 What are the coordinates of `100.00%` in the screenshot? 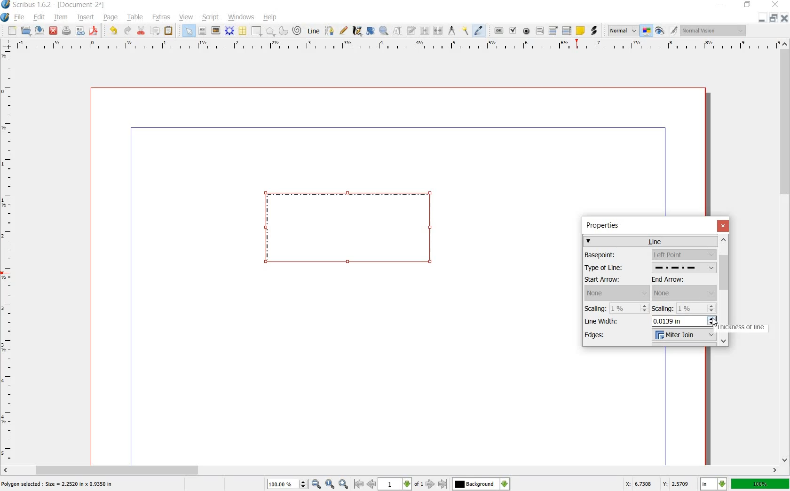 It's located at (288, 484).